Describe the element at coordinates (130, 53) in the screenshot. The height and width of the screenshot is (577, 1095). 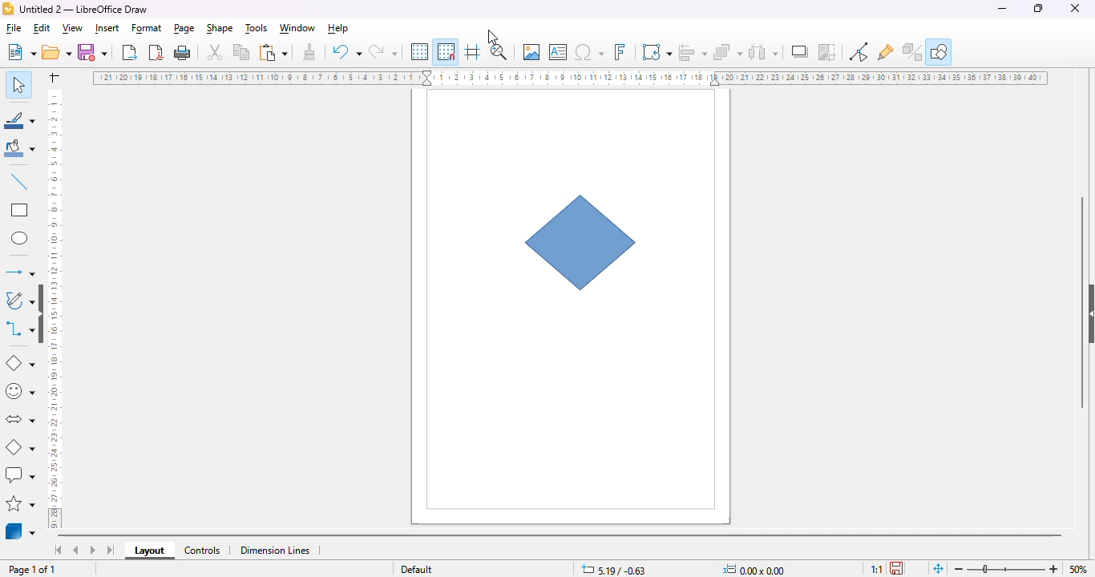
I see `export` at that location.